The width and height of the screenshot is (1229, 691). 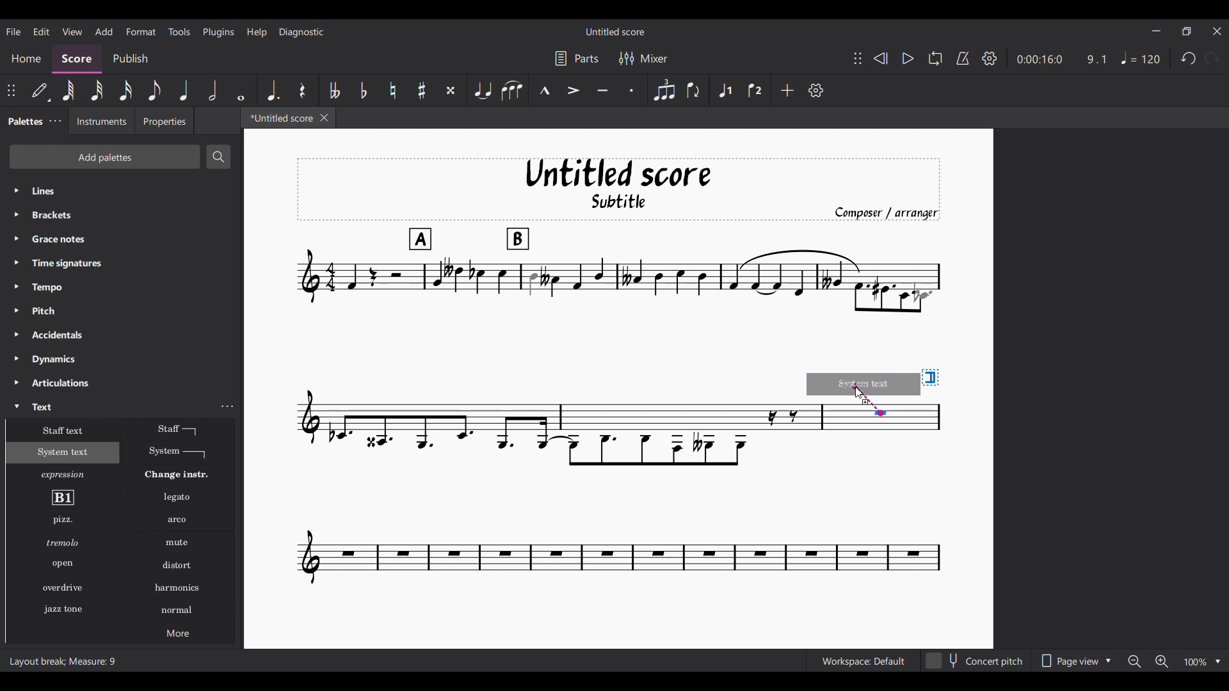 I want to click on Plugins menu, so click(x=218, y=32).